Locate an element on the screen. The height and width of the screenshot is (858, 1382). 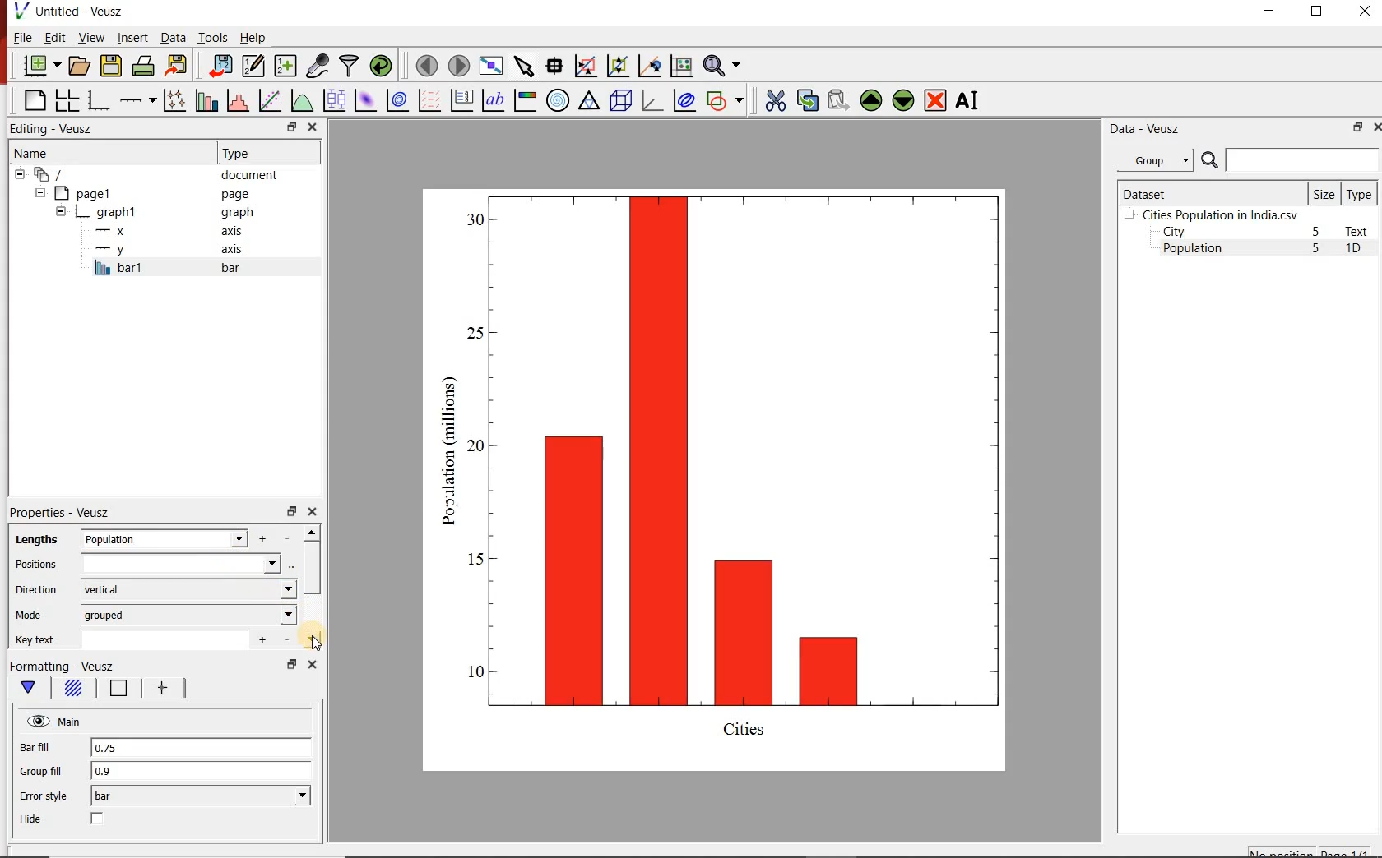
restore is located at coordinates (290, 127).